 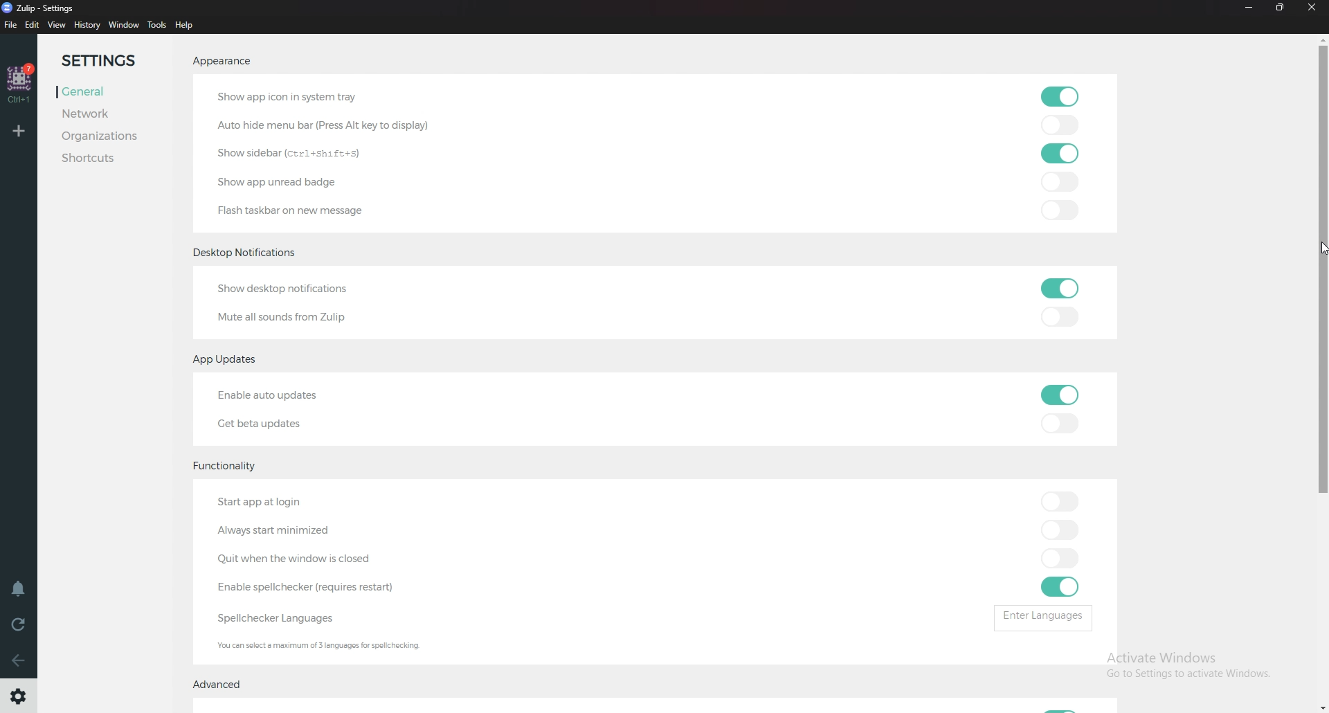 I want to click on Enable auto updates, so click(x=296, y=393).